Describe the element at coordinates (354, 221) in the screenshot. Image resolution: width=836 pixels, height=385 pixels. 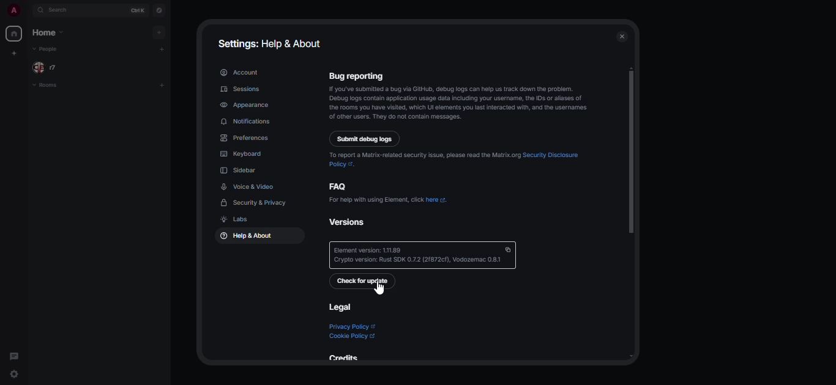
I see `versions` at that location.